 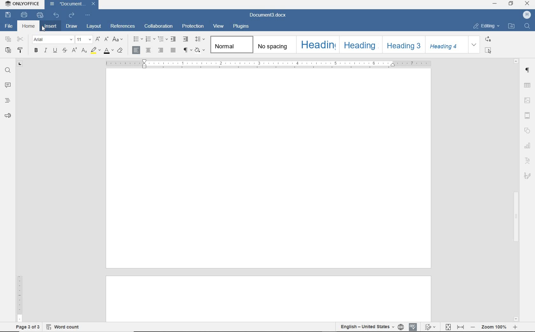 What do you see at coordinates (8, 50) in the screenshot?
I see `PASTE` at bounding box center [8, 50].